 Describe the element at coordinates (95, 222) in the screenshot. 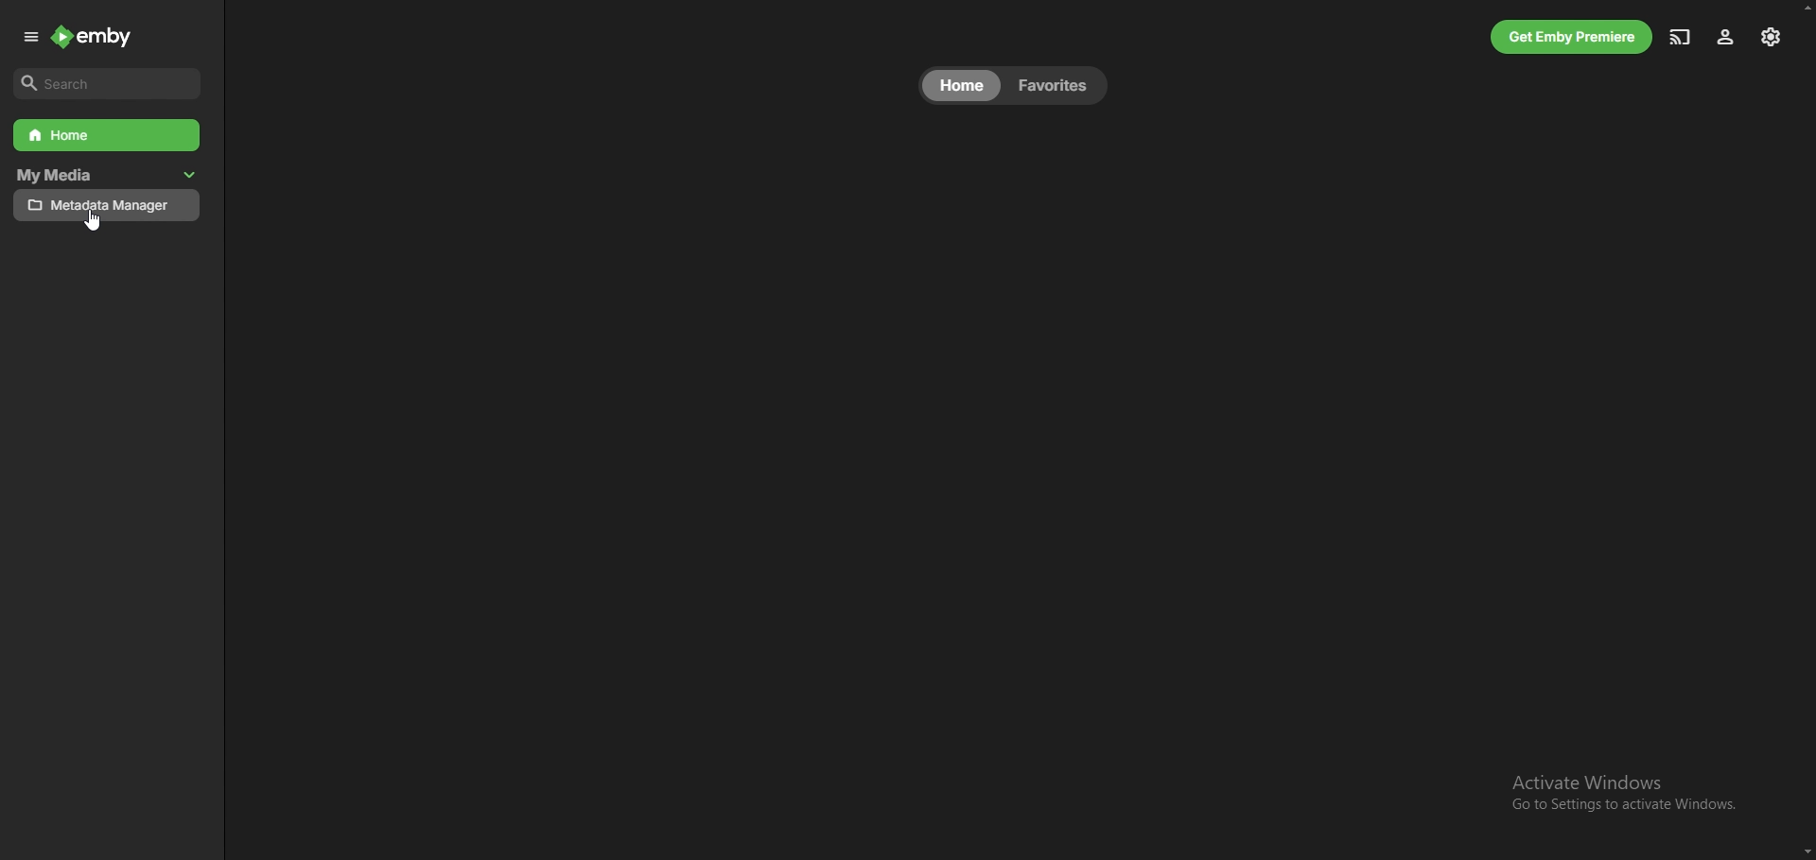

I see `Cursor` at that location.